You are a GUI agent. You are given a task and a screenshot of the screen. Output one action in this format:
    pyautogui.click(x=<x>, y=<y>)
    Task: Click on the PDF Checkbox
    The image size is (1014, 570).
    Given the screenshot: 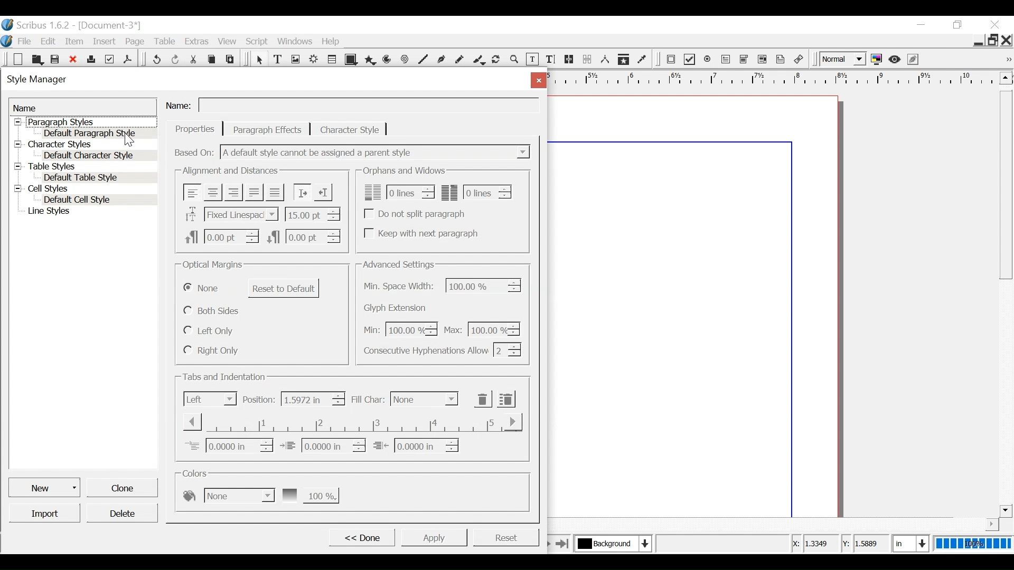 What is the action you would take?
    pyautogui.click(x=690, y=60)
    